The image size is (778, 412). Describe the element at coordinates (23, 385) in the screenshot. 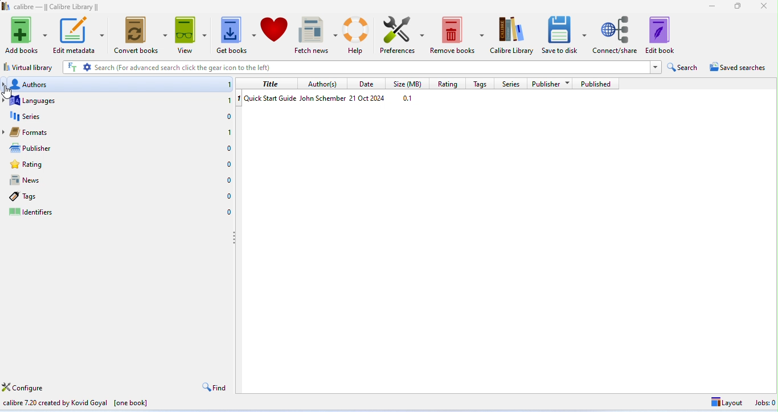

I see `configure` at that location.